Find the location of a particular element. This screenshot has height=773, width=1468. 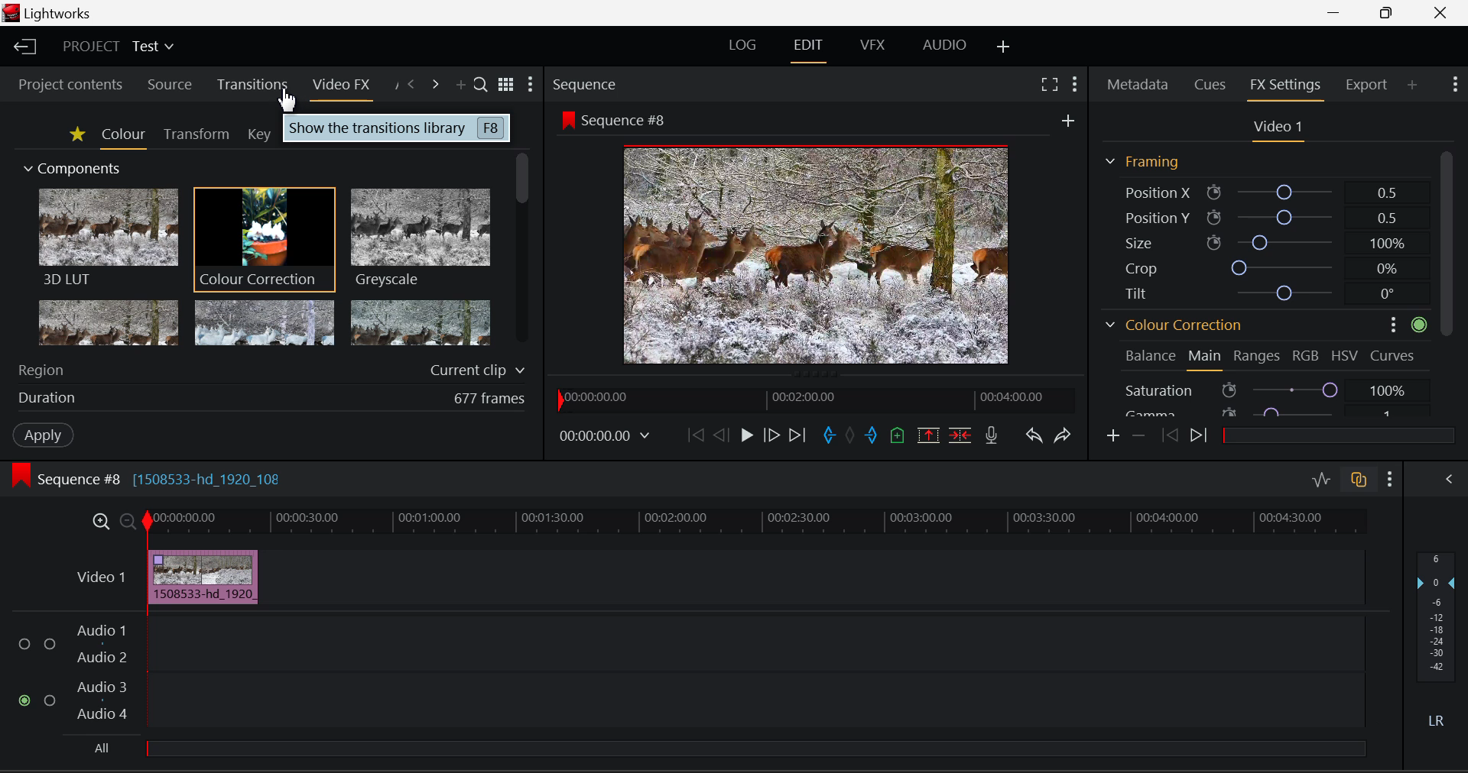

Undo is located at coordinates (1035, 437).